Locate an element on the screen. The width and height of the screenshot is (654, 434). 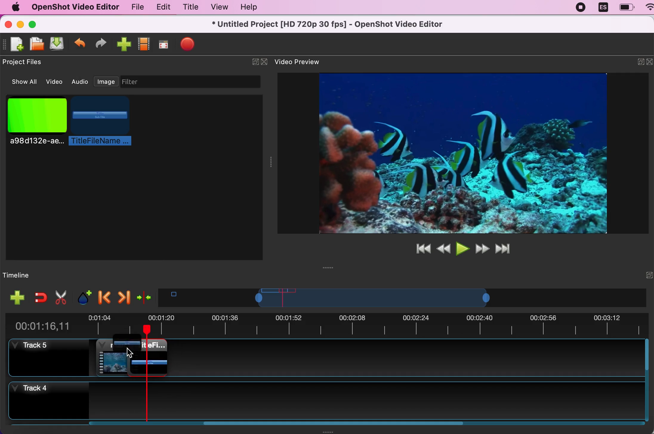
filter is located at coordinates (196, 82).